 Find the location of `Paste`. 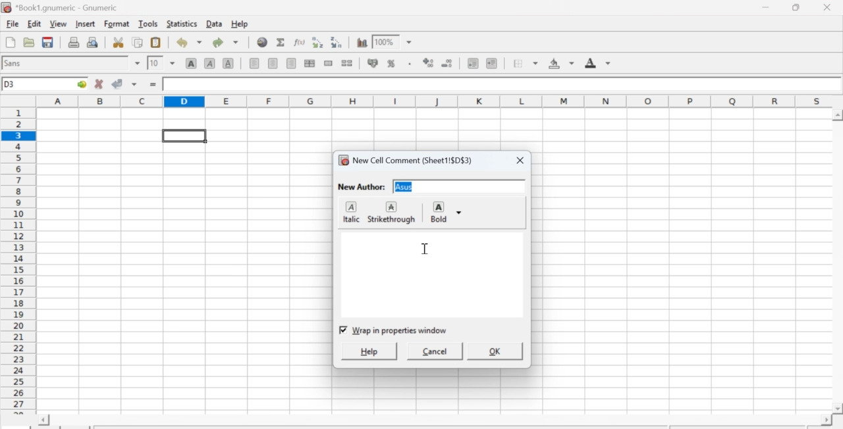

Paste is located at coordinates (156, 43).